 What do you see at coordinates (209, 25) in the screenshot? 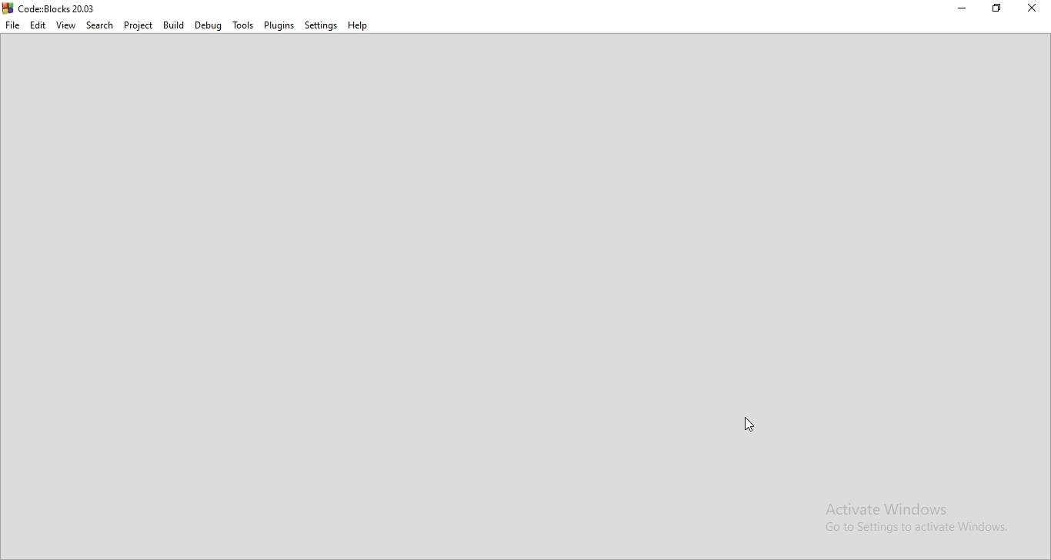
I see `Debug ` at bounding box center [209, 25].